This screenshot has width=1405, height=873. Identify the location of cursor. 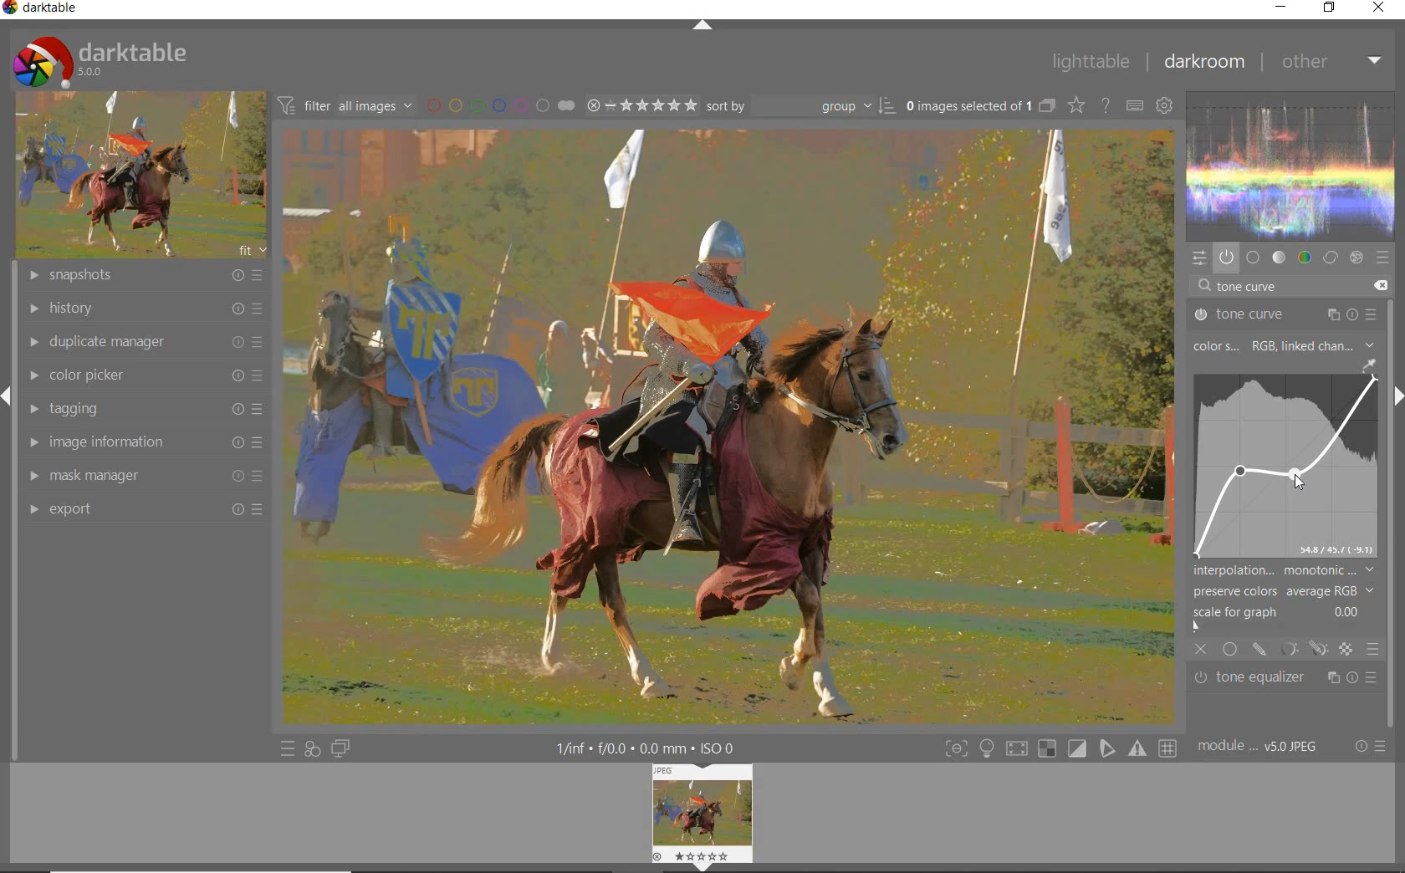
(1295, 481).